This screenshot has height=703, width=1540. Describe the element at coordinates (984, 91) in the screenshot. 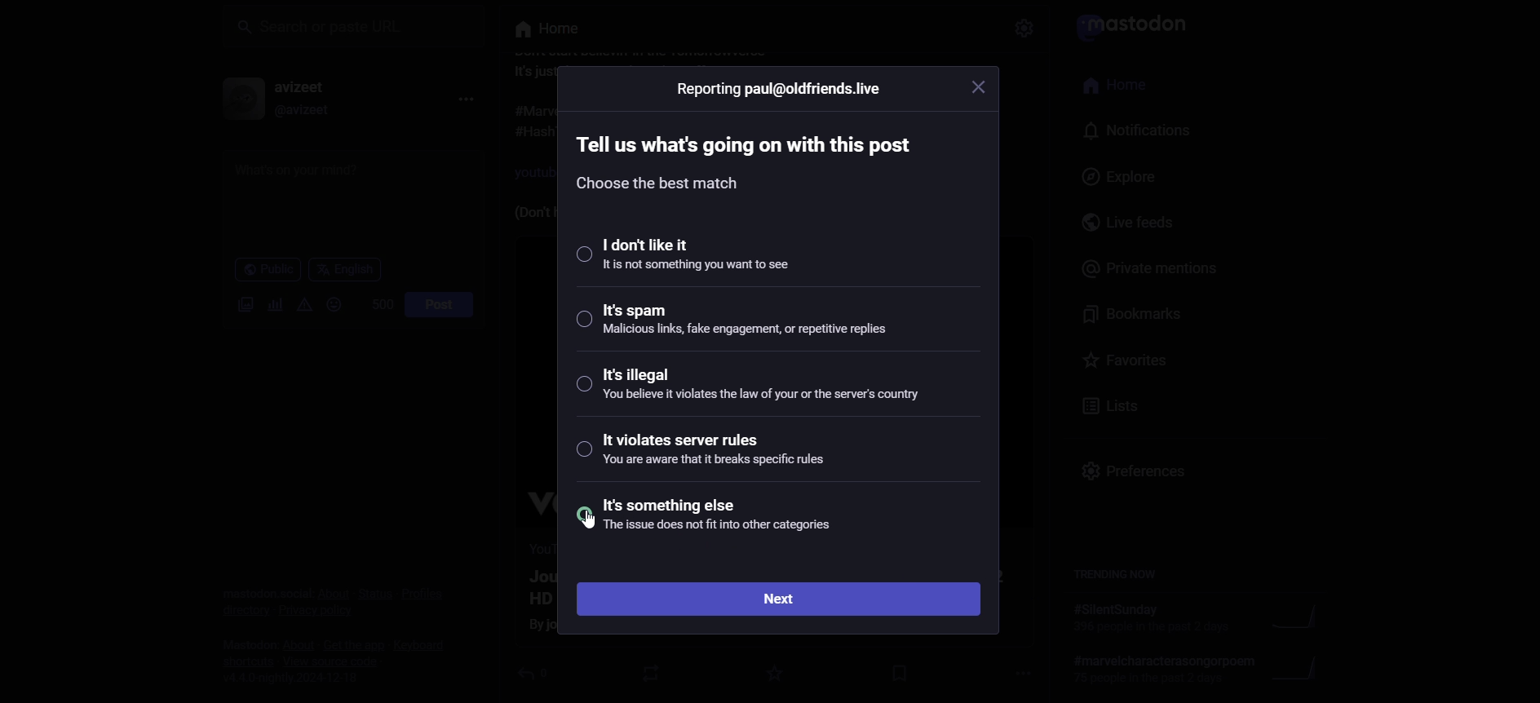

I see `close` at that location.